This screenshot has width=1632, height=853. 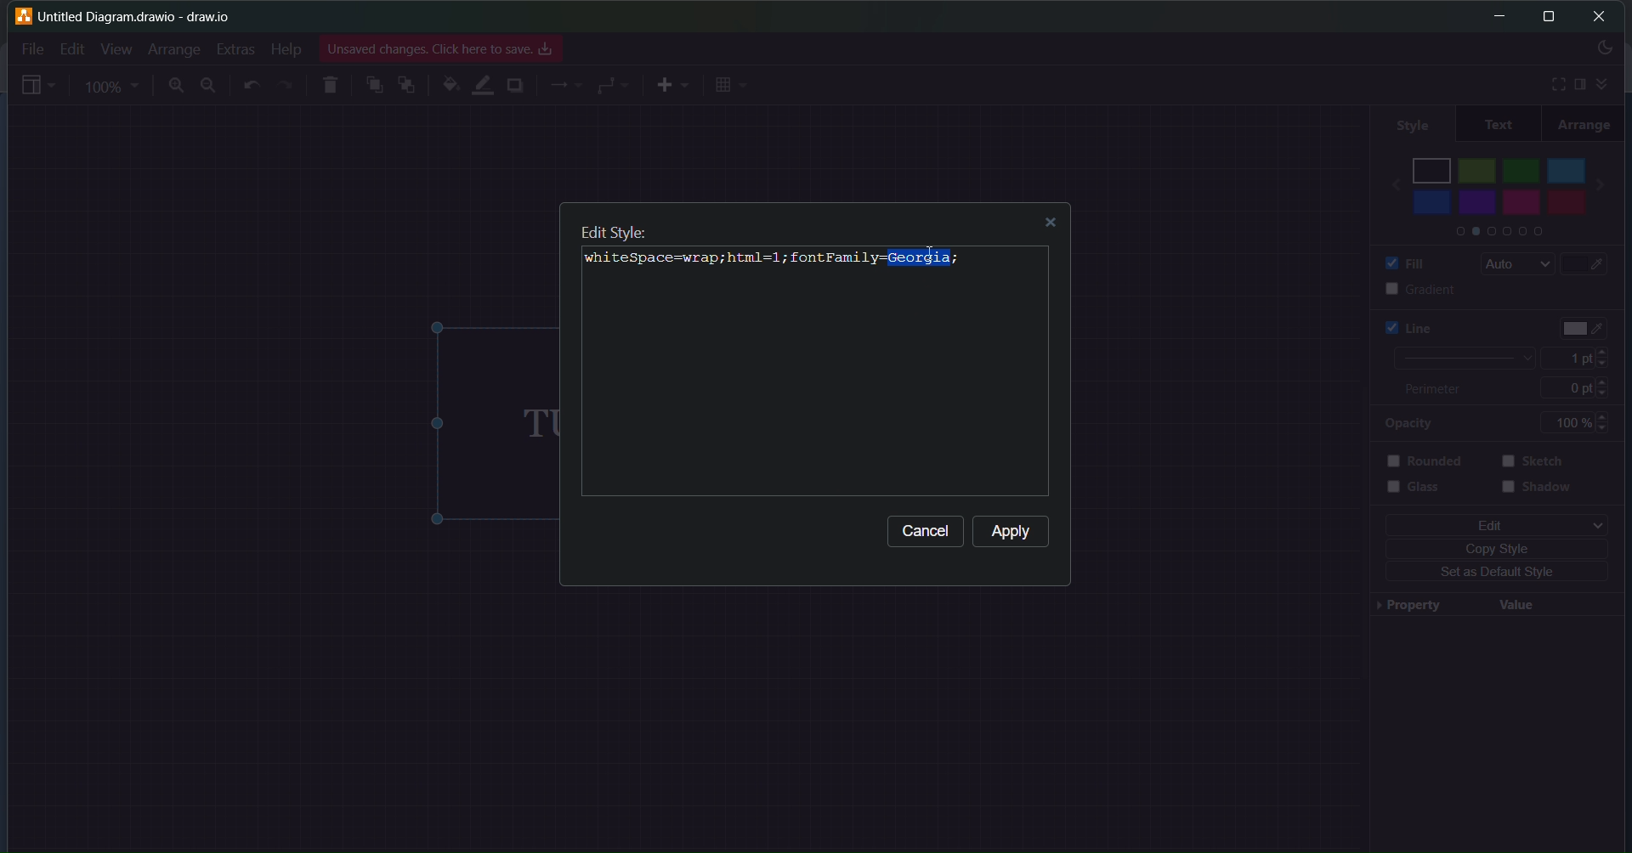 I want to click on fill color, so click(x=448, y=85).